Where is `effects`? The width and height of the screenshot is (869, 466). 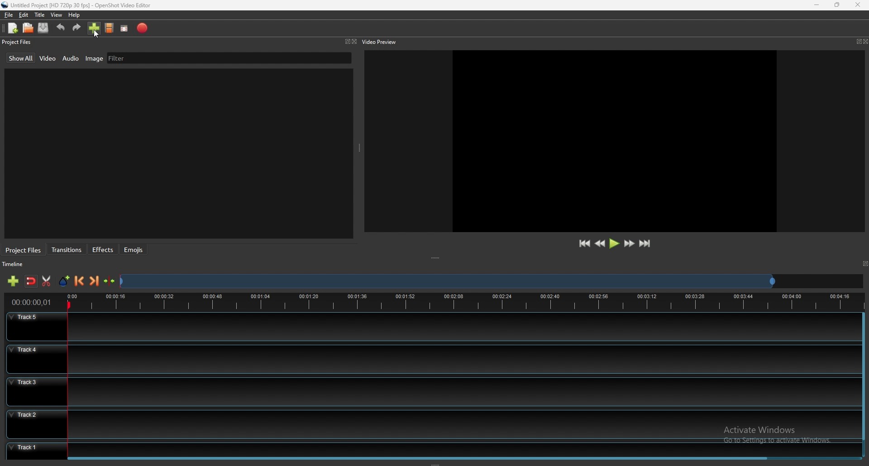 effects is located at coordinates (104, 250).